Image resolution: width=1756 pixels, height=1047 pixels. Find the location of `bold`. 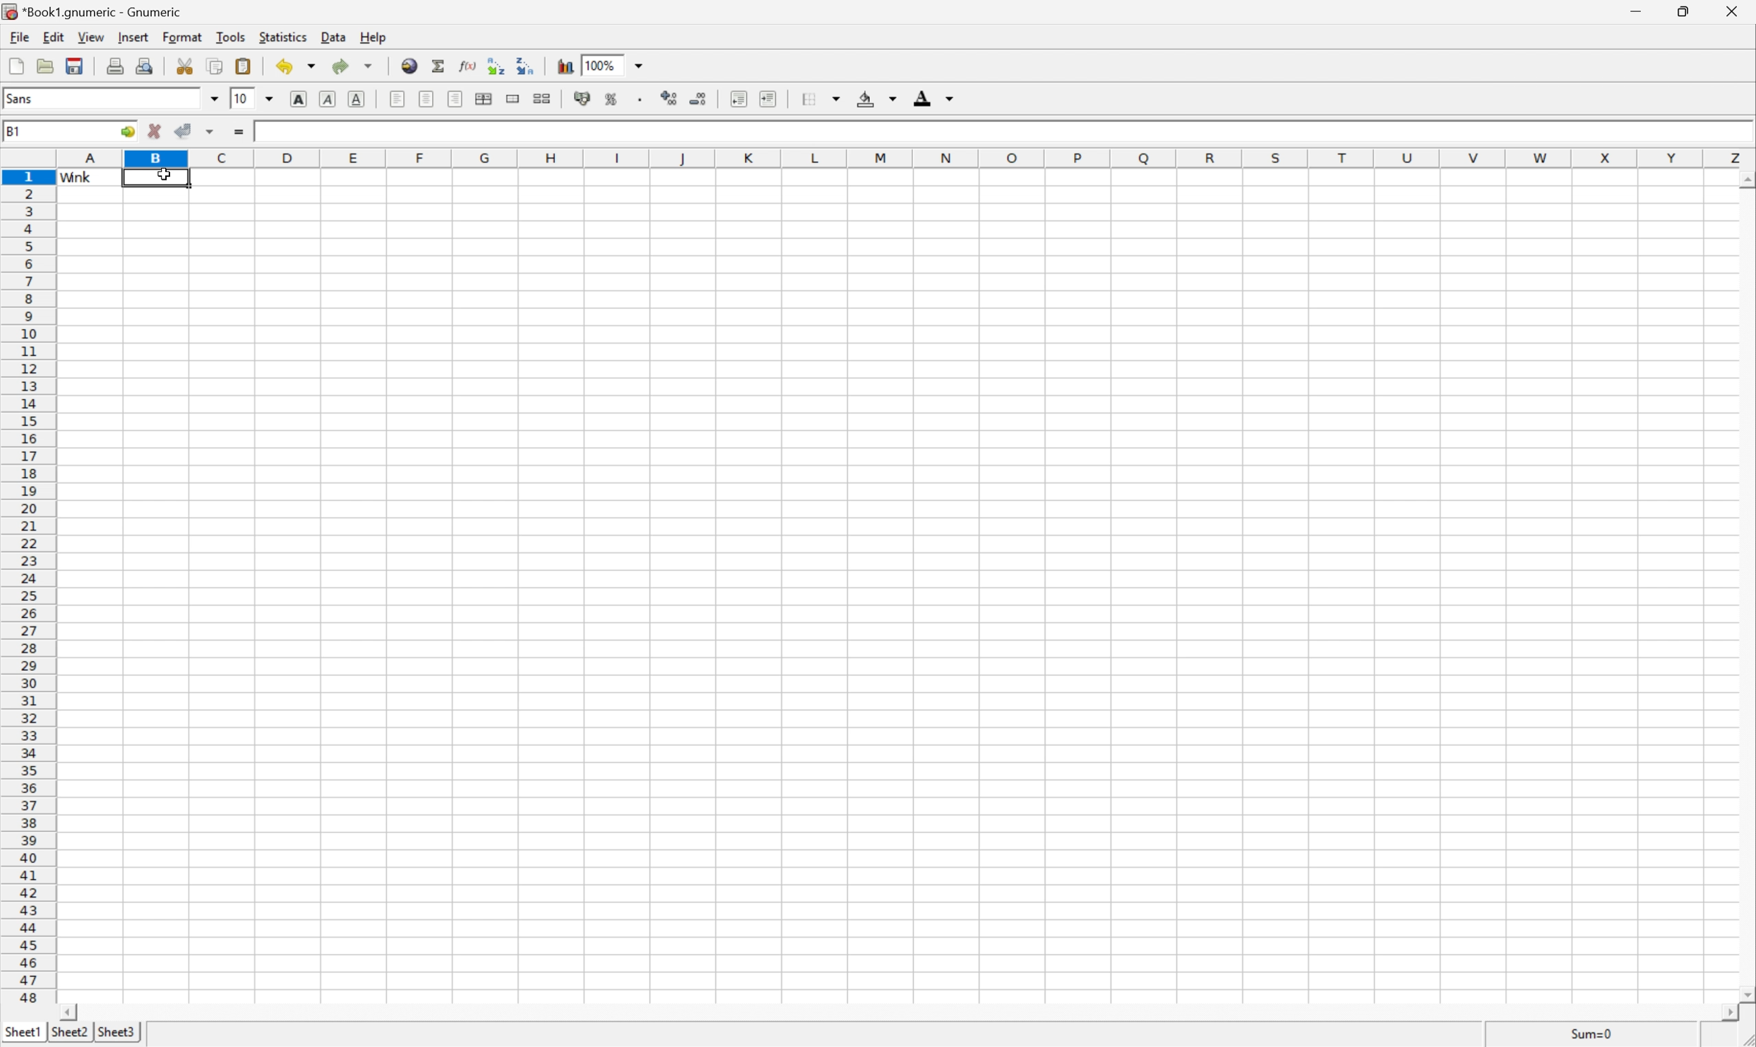

bold is located at coordinates (300, 98).